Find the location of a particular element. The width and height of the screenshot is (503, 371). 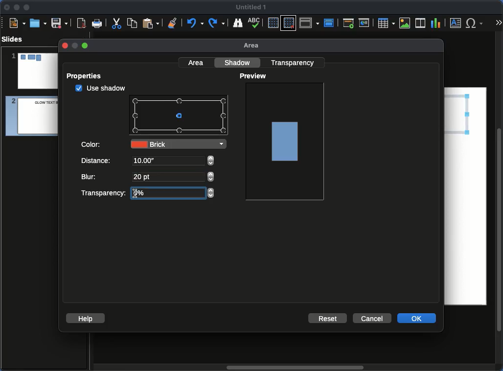

Properties is located at coordinates (87, 76).